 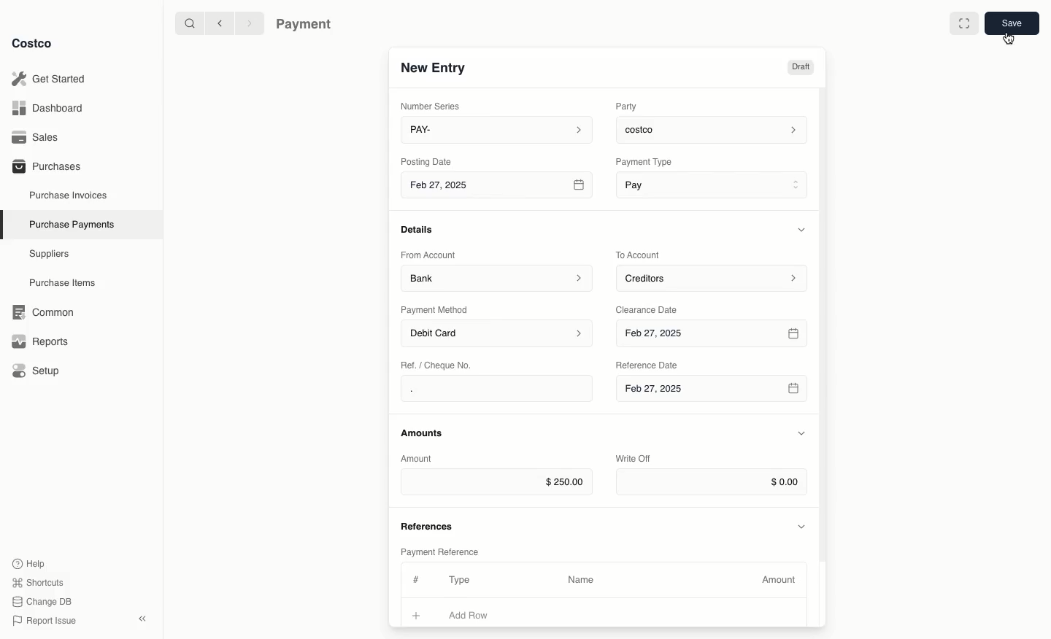 What do you see at coordinates (37, 581) in the screenshot?
I see `Shortcuts` at bounding box center [37, 581].